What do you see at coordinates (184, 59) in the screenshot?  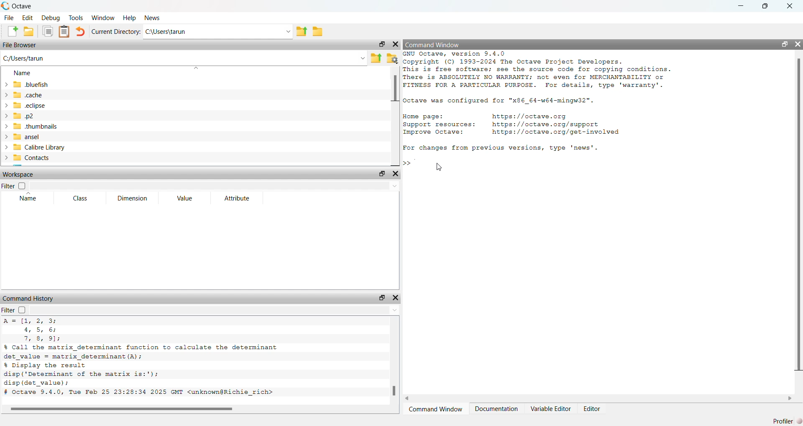 I see `C:/Users/tarun` at bounding box center [184, 59].